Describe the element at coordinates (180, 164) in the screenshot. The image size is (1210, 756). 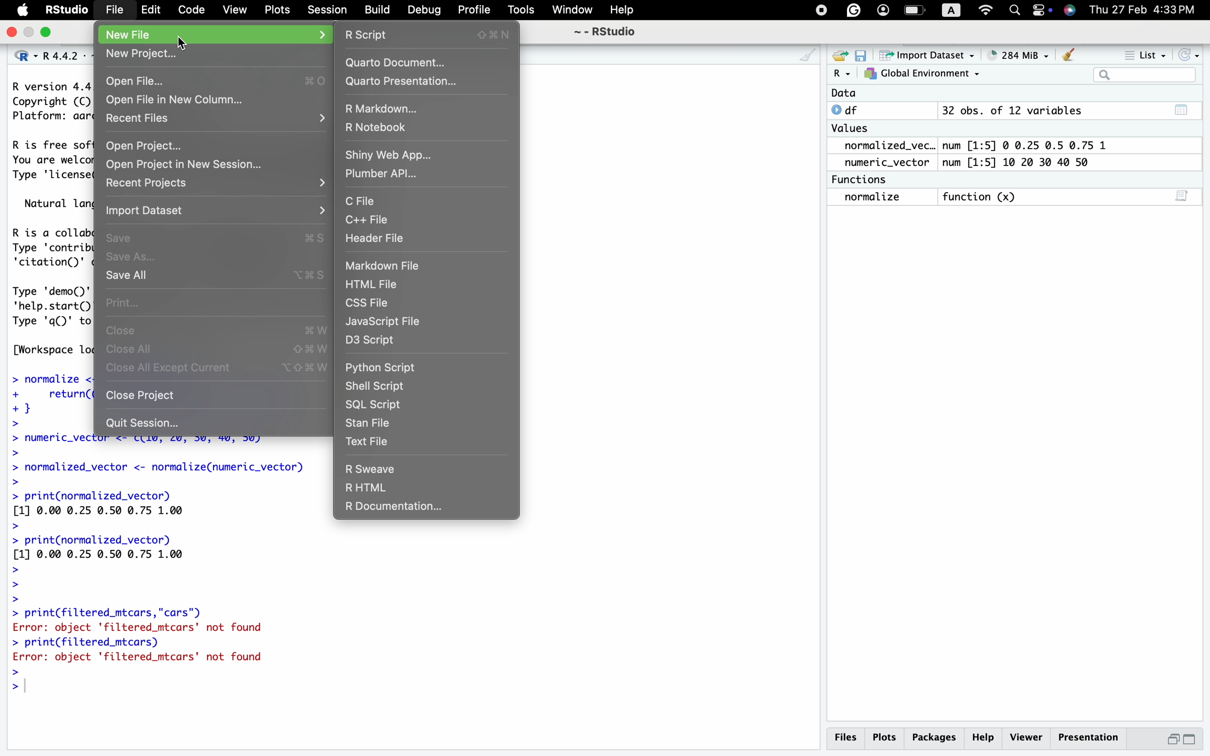
I see `Open Project in New Session...` at that location.